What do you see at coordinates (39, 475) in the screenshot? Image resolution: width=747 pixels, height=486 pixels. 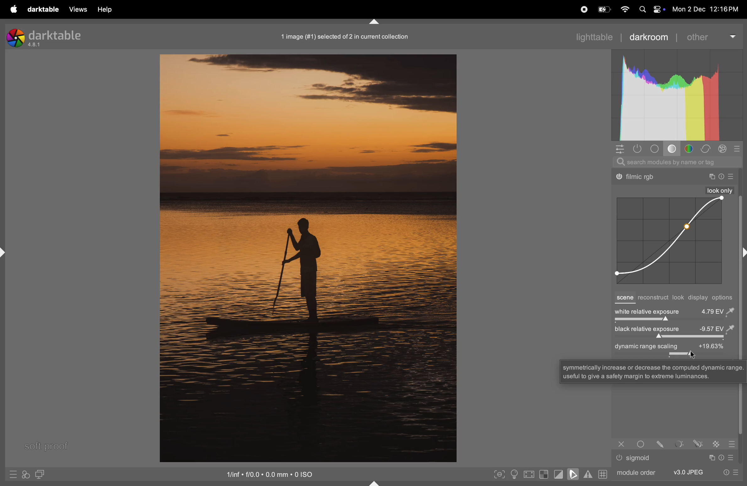 I see `double window` at bounding box center [39, 475].